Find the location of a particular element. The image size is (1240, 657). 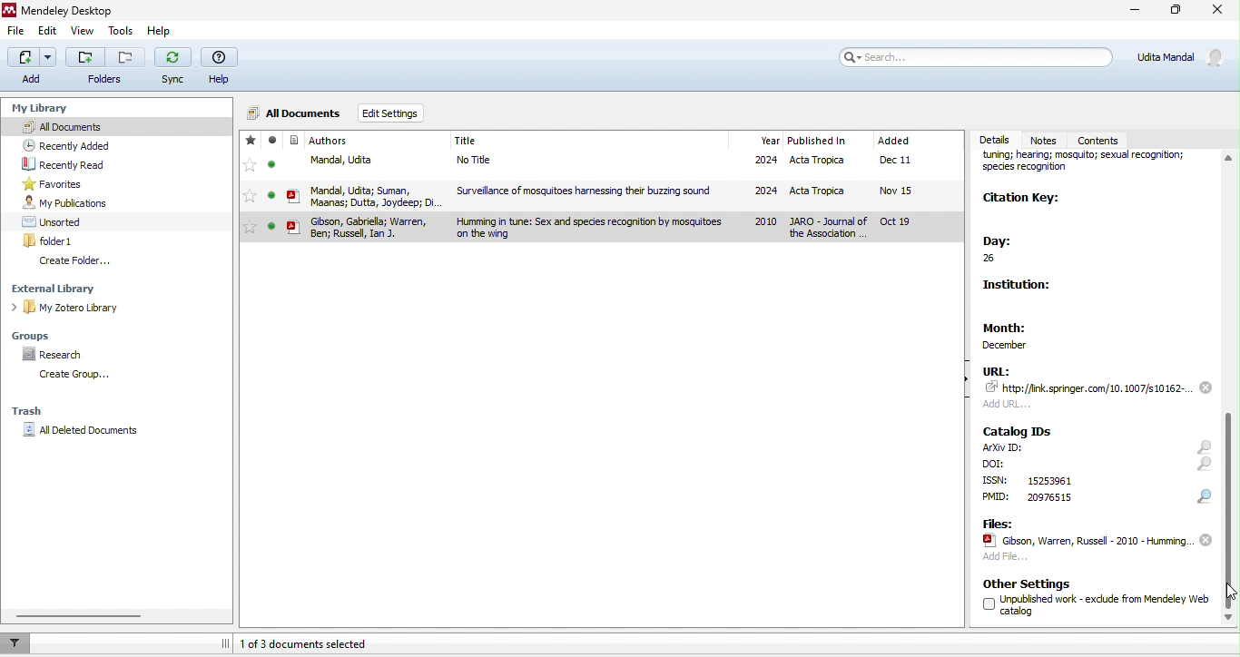

text is located at coordinates (995, 464).